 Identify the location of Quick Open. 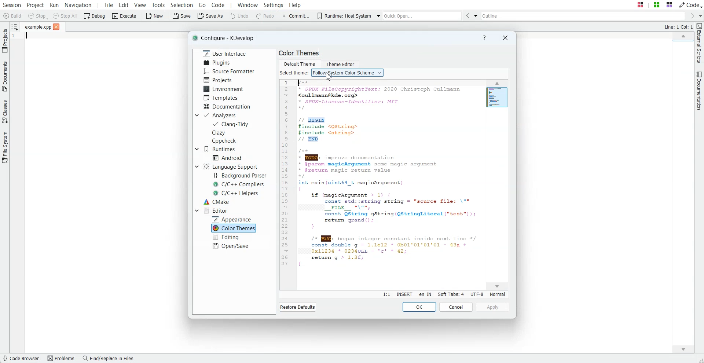
(422, 16).